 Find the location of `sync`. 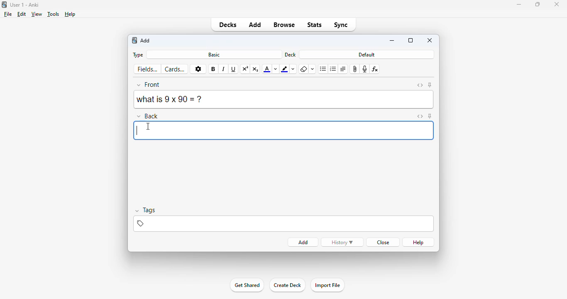

sync is located at coordinates (341, 25).